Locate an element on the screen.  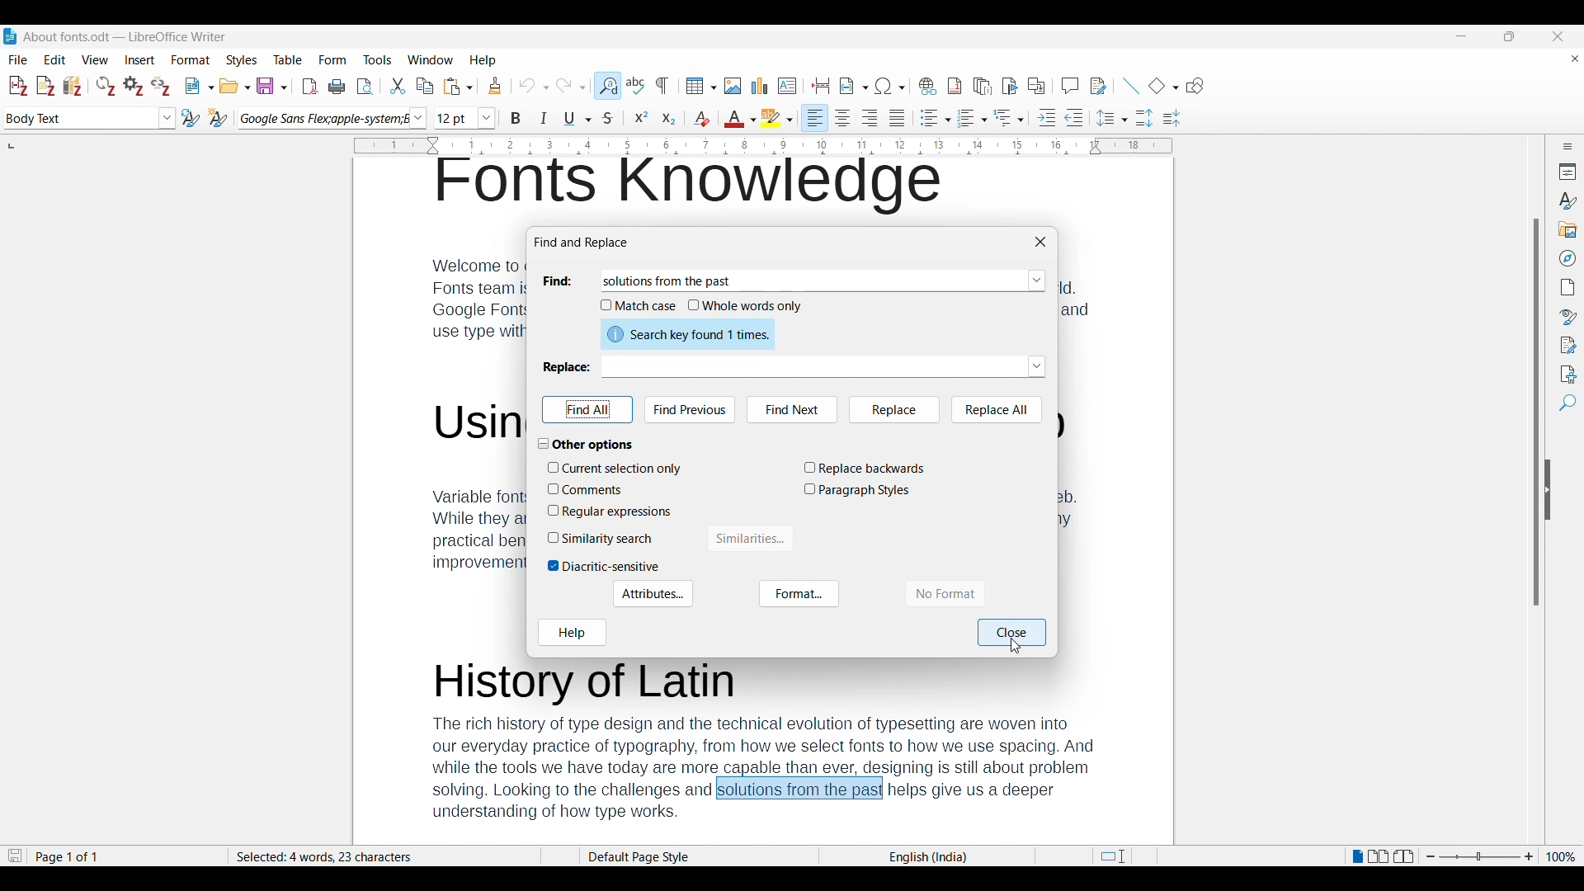
cursor is located at coordinates (1015, 648).